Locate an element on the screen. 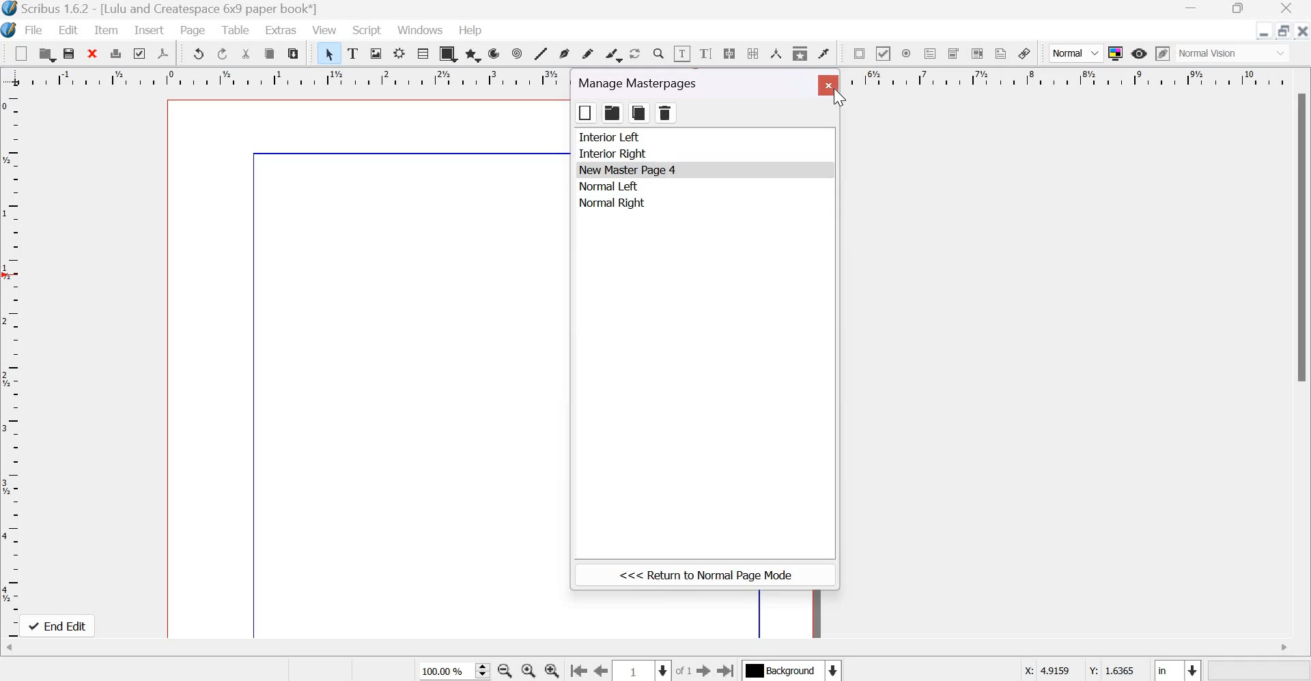 The image size is (1311, 681). redo is located at coordinates (223, 53).